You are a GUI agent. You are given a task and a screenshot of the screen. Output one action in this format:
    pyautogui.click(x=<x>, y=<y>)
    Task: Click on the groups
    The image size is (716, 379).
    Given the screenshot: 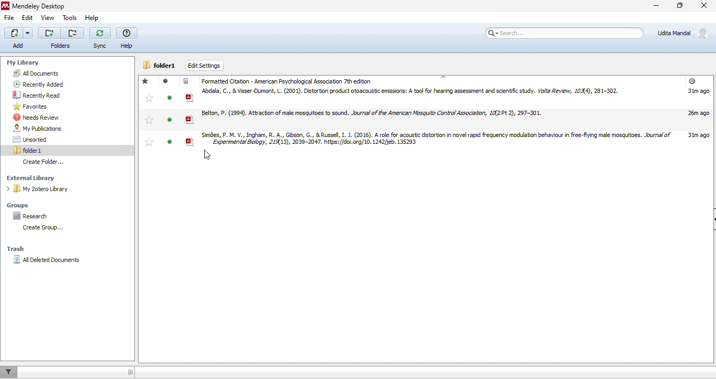 What is the action you would take?
    pyautogui.click(x=29, y=203)
    